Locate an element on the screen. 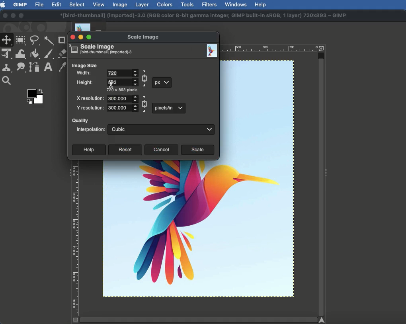 This screenshot has width=406, height=324. Y resolution is located at coordinates (91, 107).